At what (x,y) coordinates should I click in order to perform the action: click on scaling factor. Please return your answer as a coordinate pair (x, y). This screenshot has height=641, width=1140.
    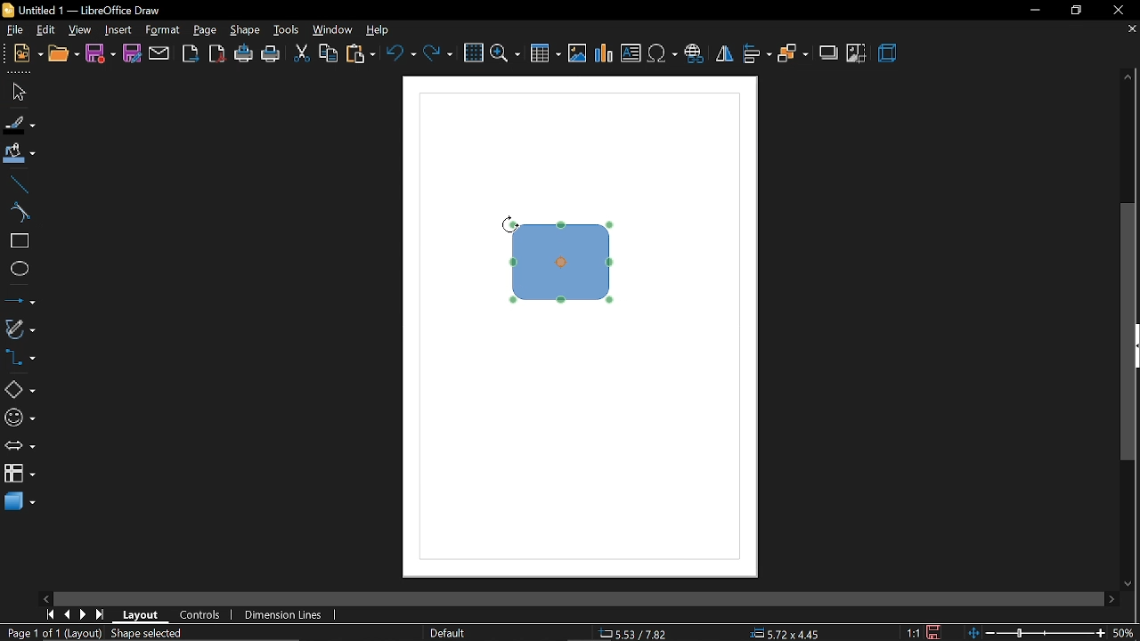
    Looking at the image, I should click on (910, 632).